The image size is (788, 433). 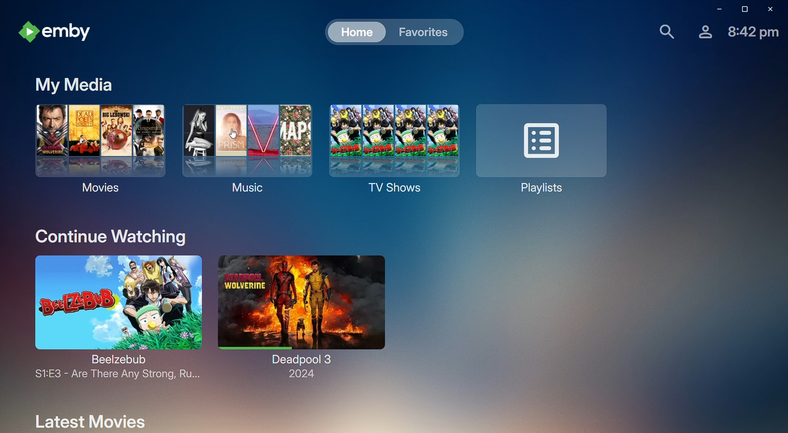 I want to click on Movies, so click(x=92, y=150).